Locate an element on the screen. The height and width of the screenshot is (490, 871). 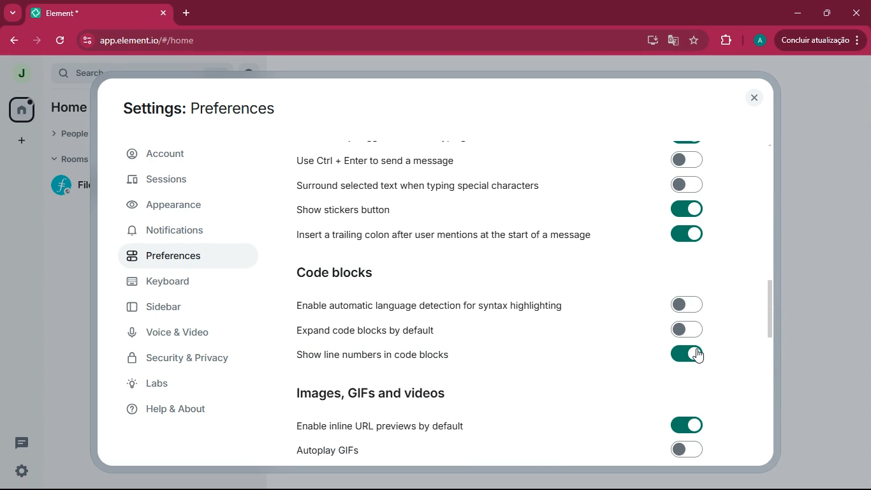
Enable automatic language detection for syntax highlighting is located at coordinates (495, 305).